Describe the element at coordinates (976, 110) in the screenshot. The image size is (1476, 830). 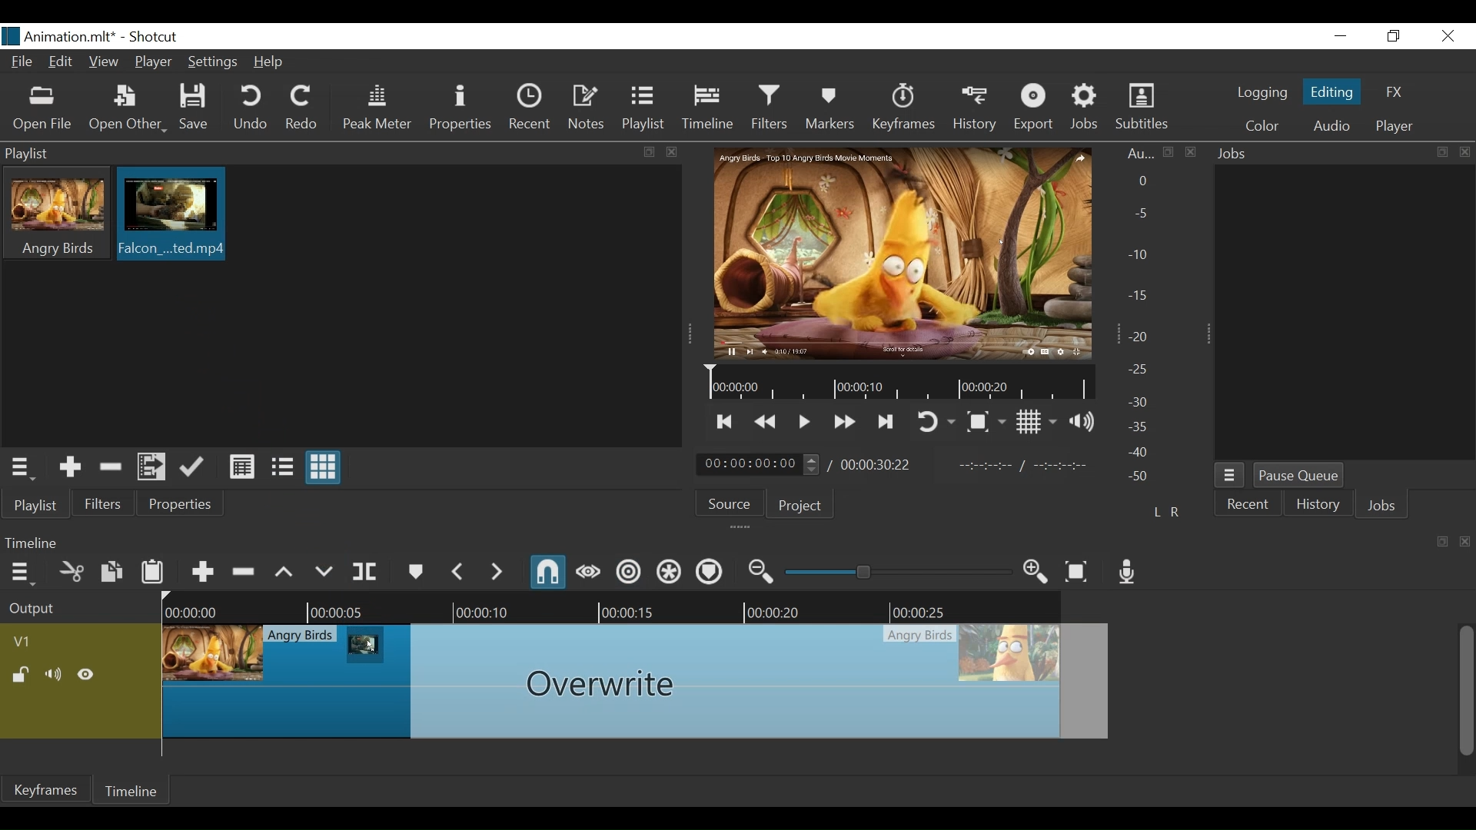
I see `History` at that location.